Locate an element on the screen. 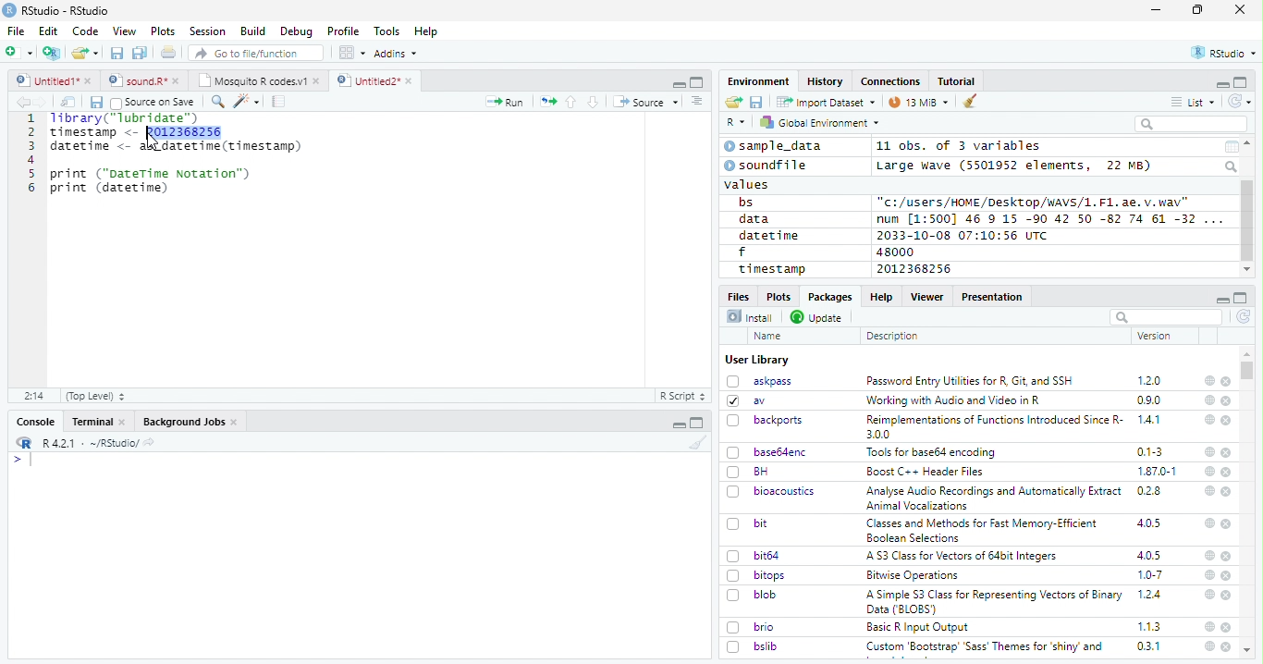 Image resolution: width=1263 pixels, height=664 pixels. Presentation is located at coordinates (993, 297).